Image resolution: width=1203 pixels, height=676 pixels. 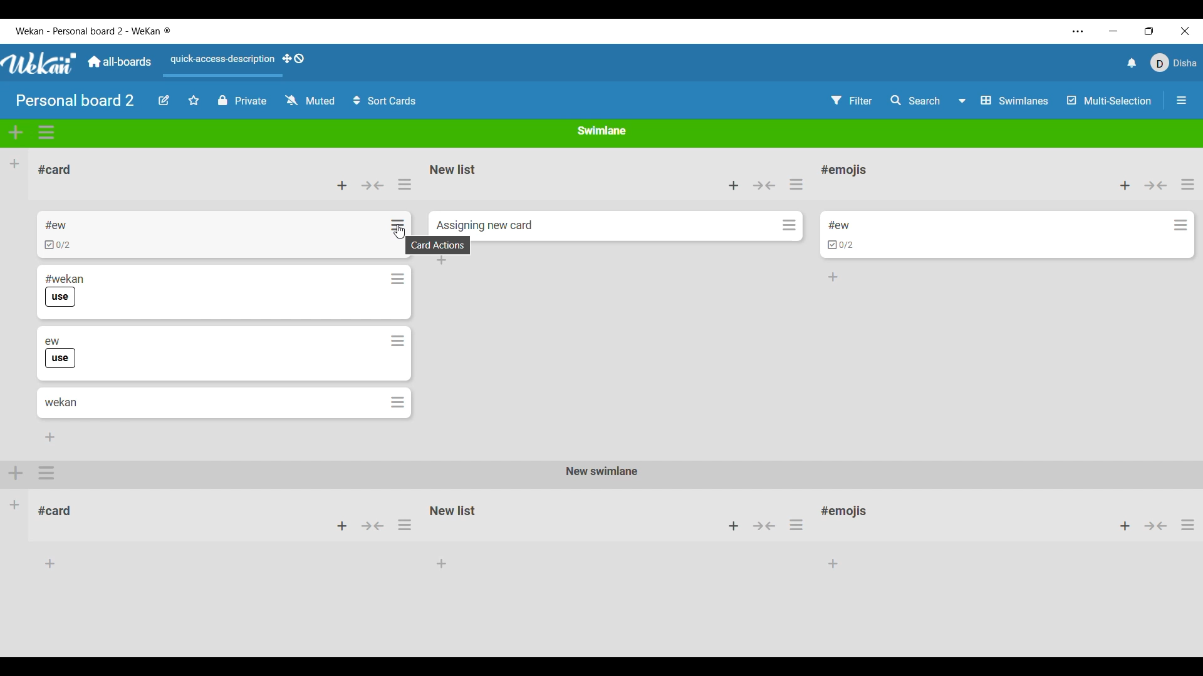 What do you see at coordinates (852, 101) in the screenshot?
I see `Filter` at bounding box center [852, 101].